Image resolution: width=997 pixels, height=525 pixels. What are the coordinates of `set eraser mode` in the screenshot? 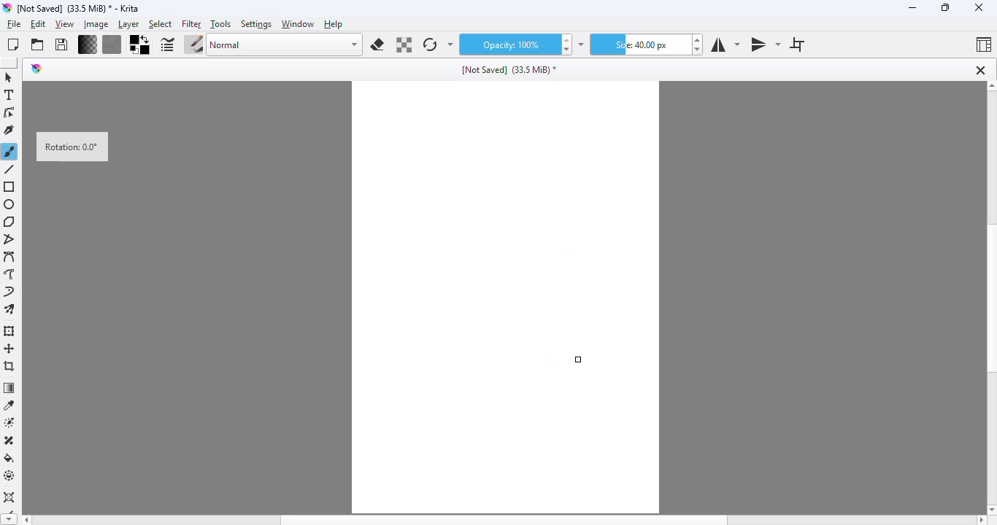 It's located at (377, 44).